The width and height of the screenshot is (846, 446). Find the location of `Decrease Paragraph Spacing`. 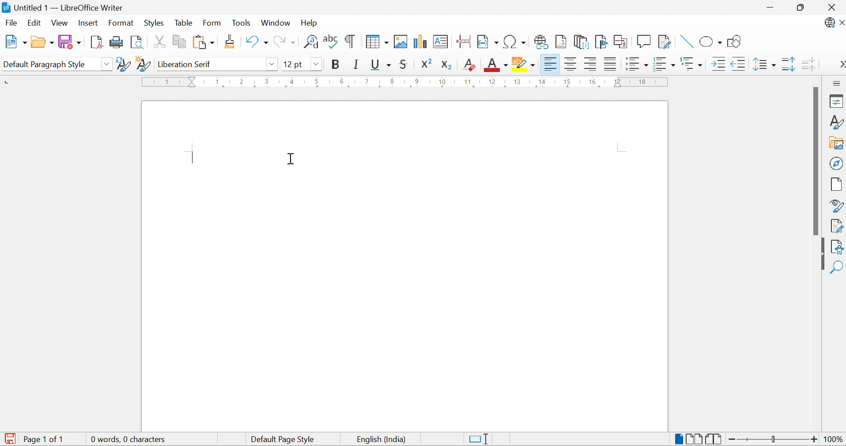

Decrease Paragraph Spacing is located at coordinates (808, 64).